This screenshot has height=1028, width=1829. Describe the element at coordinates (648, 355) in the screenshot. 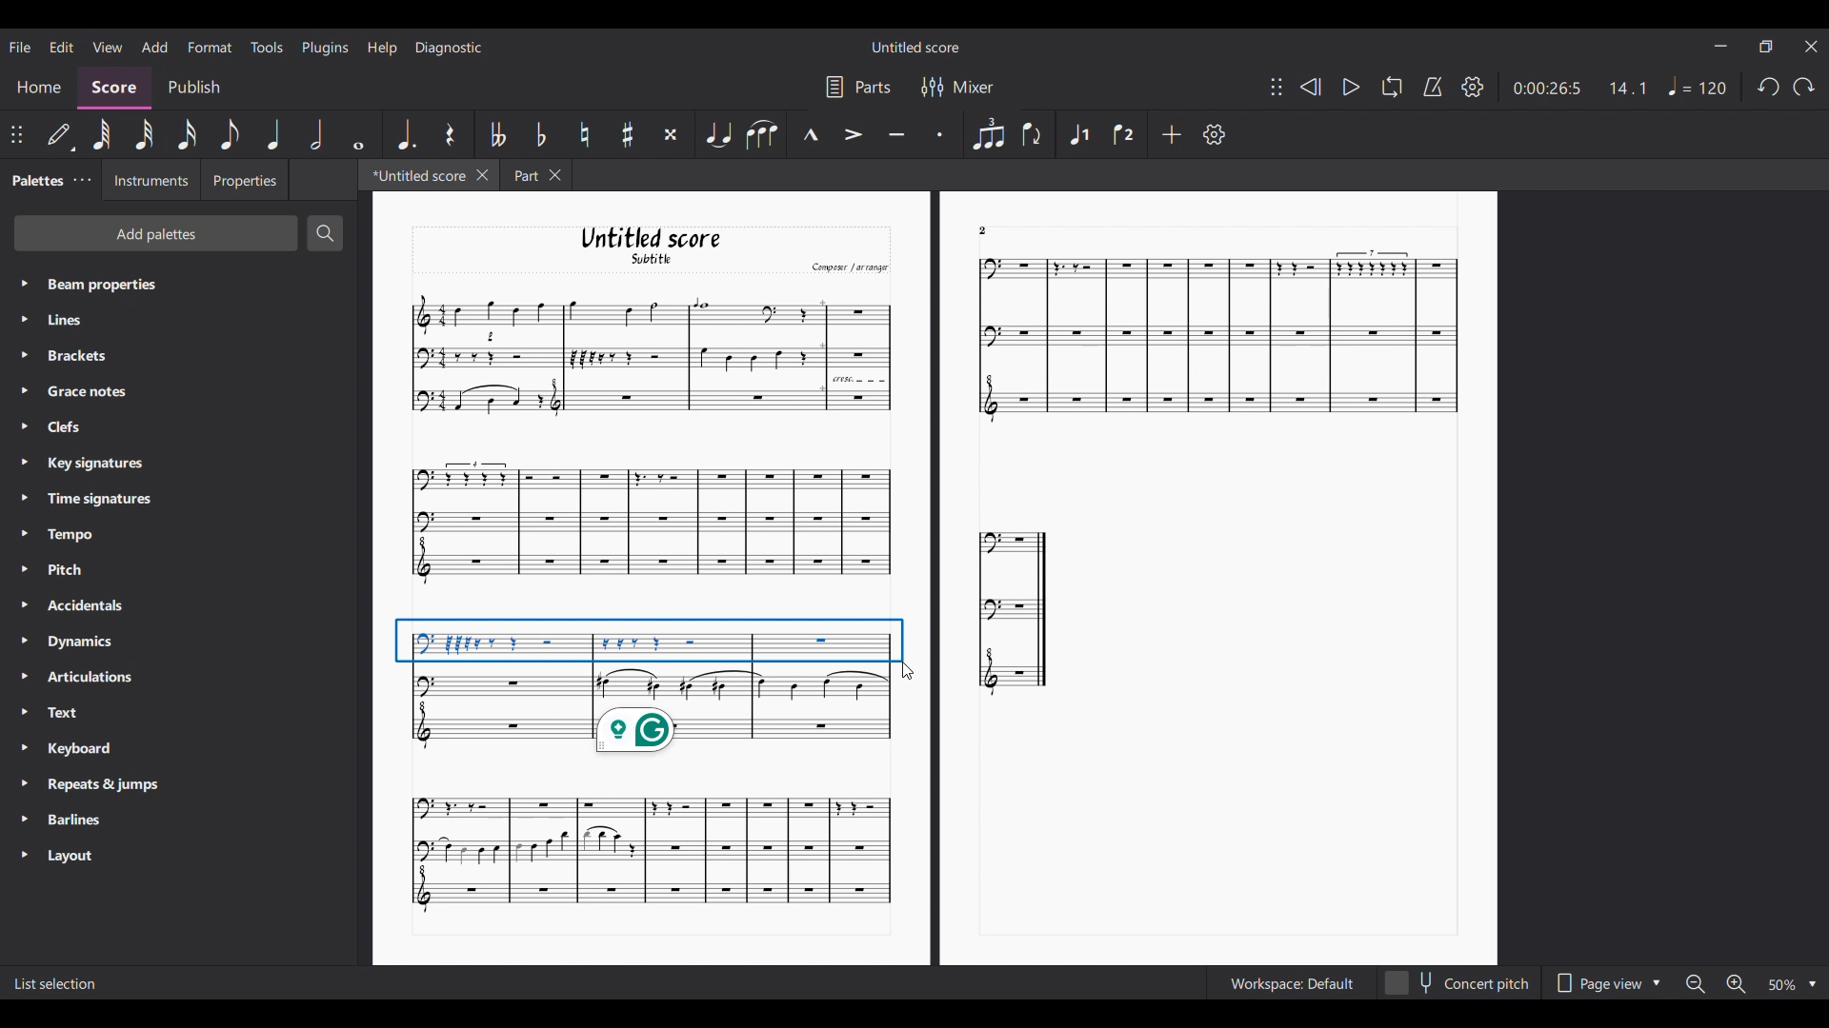

I see `Graph` at that location.